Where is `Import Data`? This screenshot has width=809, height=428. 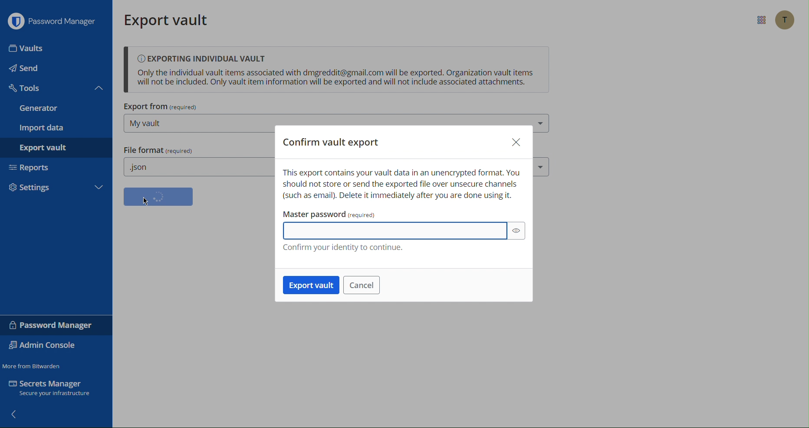
Import Data is located at coordinates (43, 128).